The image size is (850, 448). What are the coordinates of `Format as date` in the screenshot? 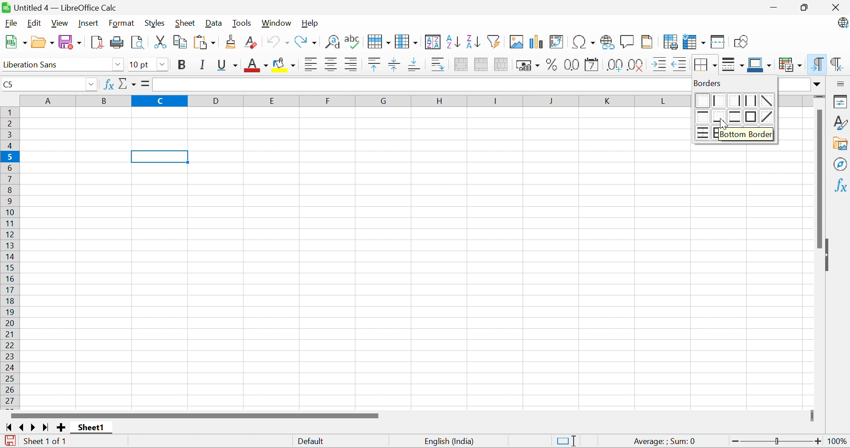 It's located at (592, 66).